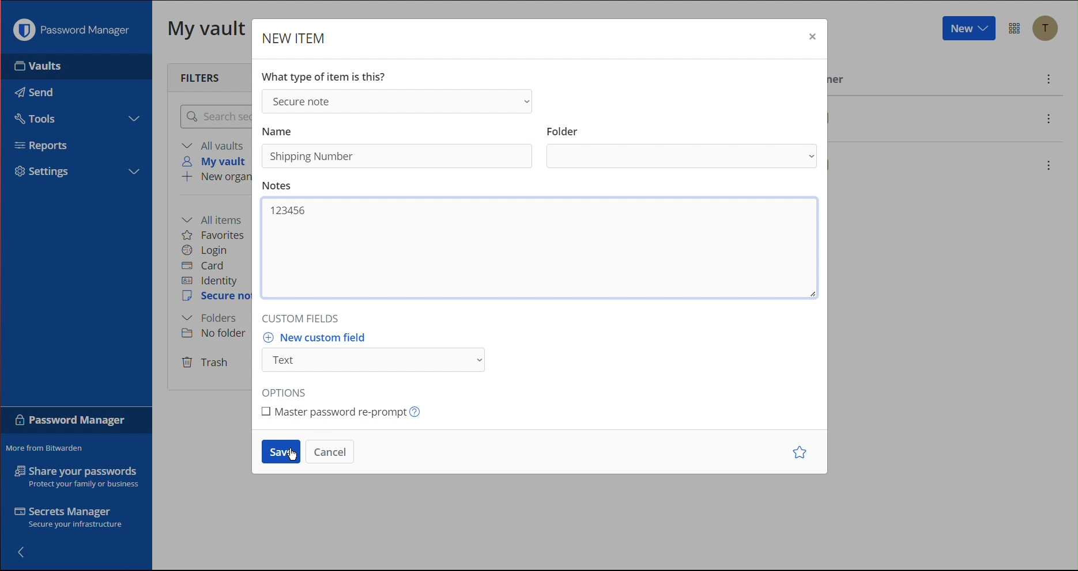  I want to click on Search Bar, so click(216, 117).